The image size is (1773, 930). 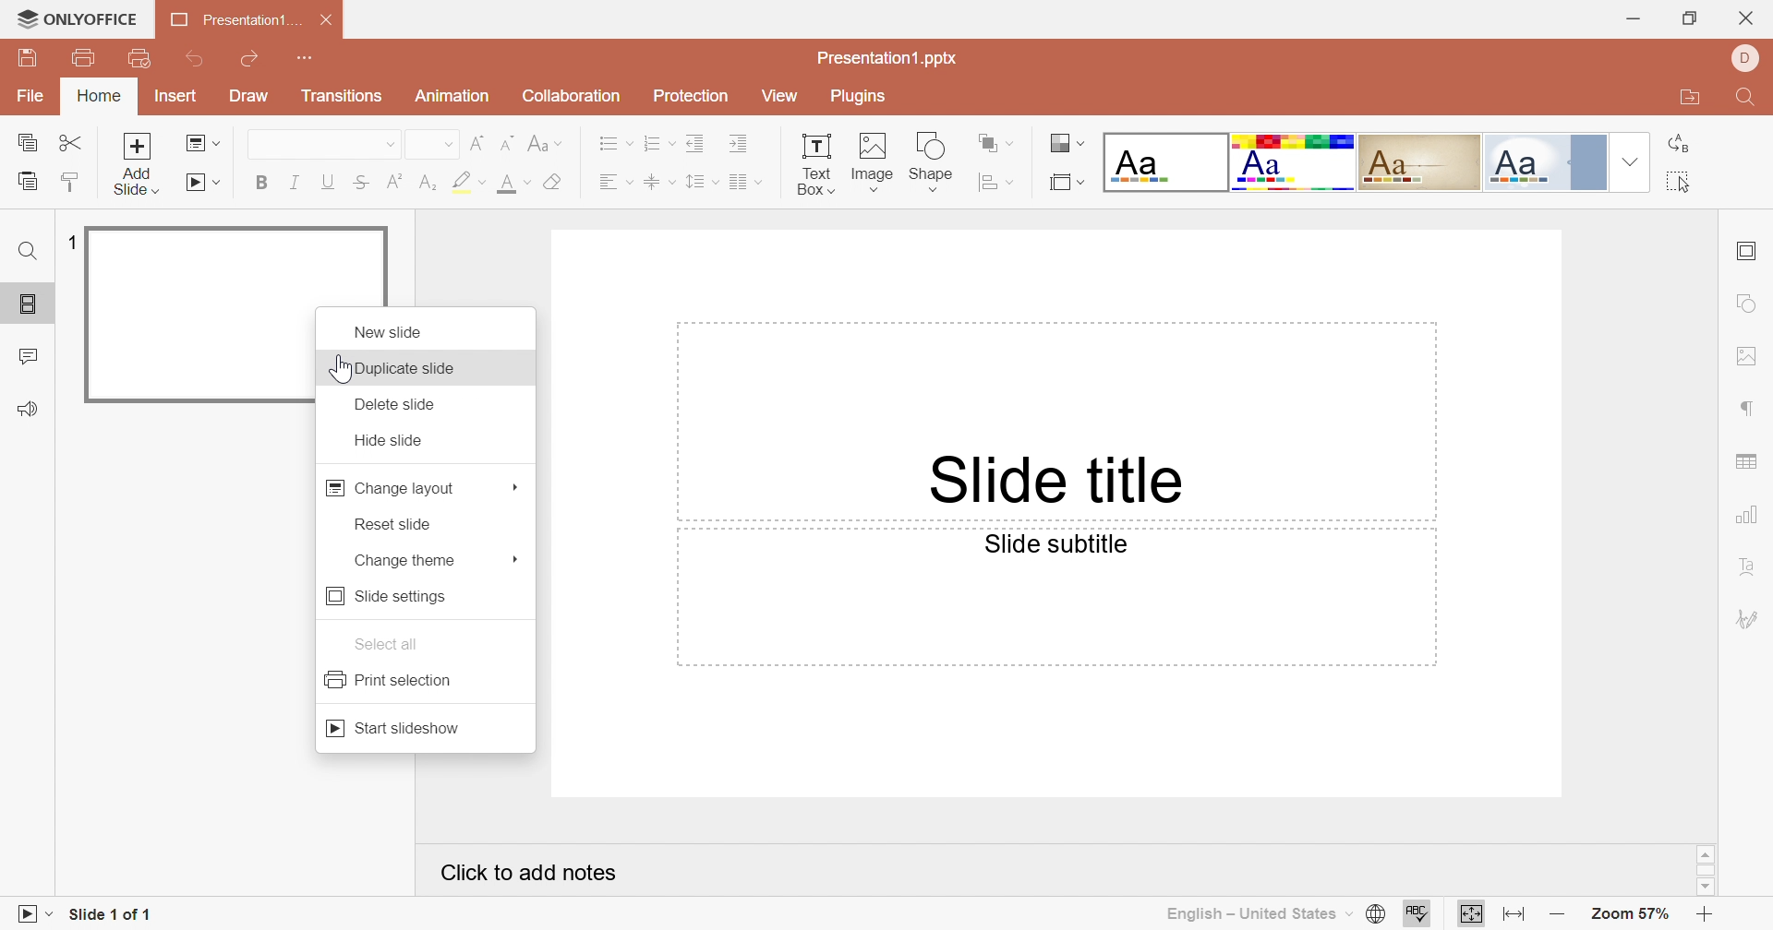 I want to click on Classic, so click(x=1421, y=162).